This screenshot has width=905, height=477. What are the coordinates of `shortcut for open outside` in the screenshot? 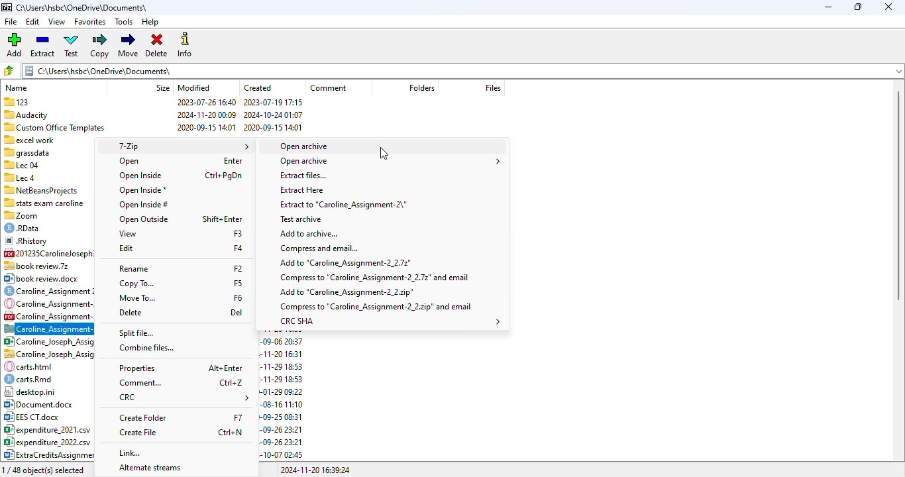 It's located at (223, 219).